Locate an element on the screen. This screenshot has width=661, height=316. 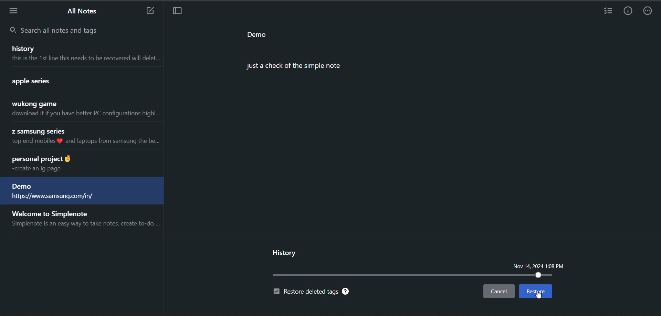
info is located at coordinates (629, 11).